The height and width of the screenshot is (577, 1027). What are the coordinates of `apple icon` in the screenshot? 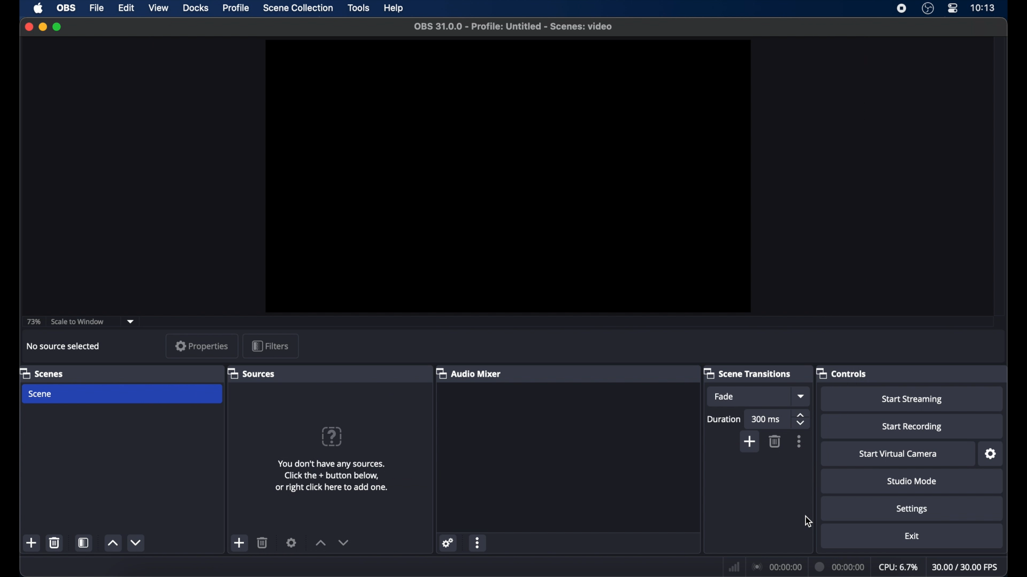 It's located at (39, 9).